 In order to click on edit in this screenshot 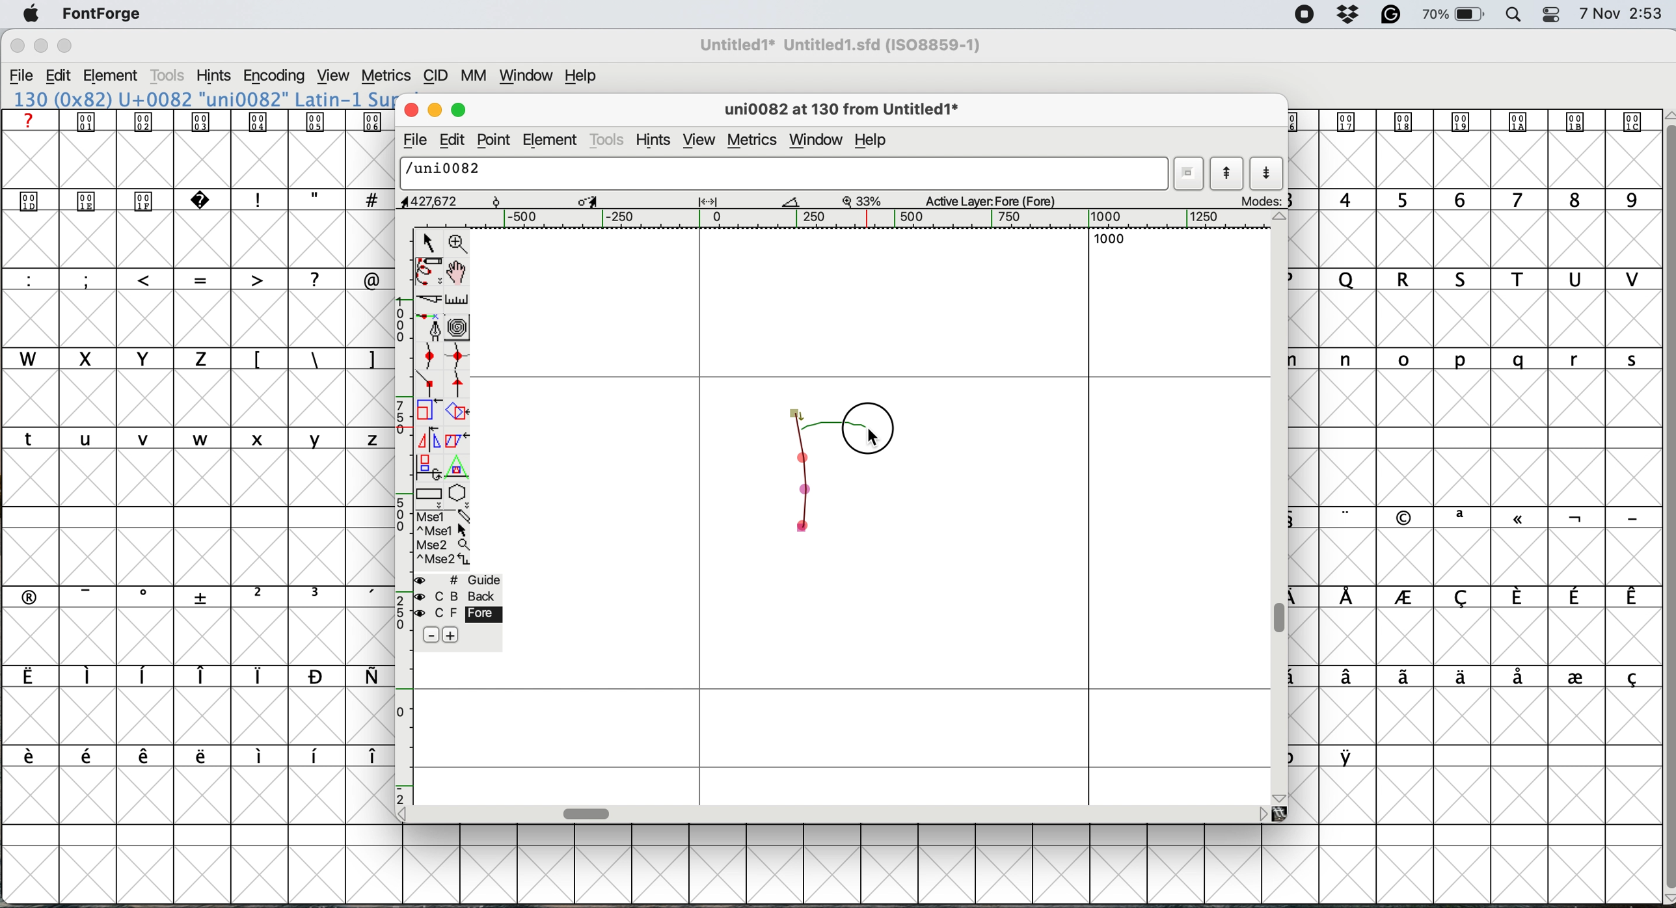, I will do `click(455, 140)`.